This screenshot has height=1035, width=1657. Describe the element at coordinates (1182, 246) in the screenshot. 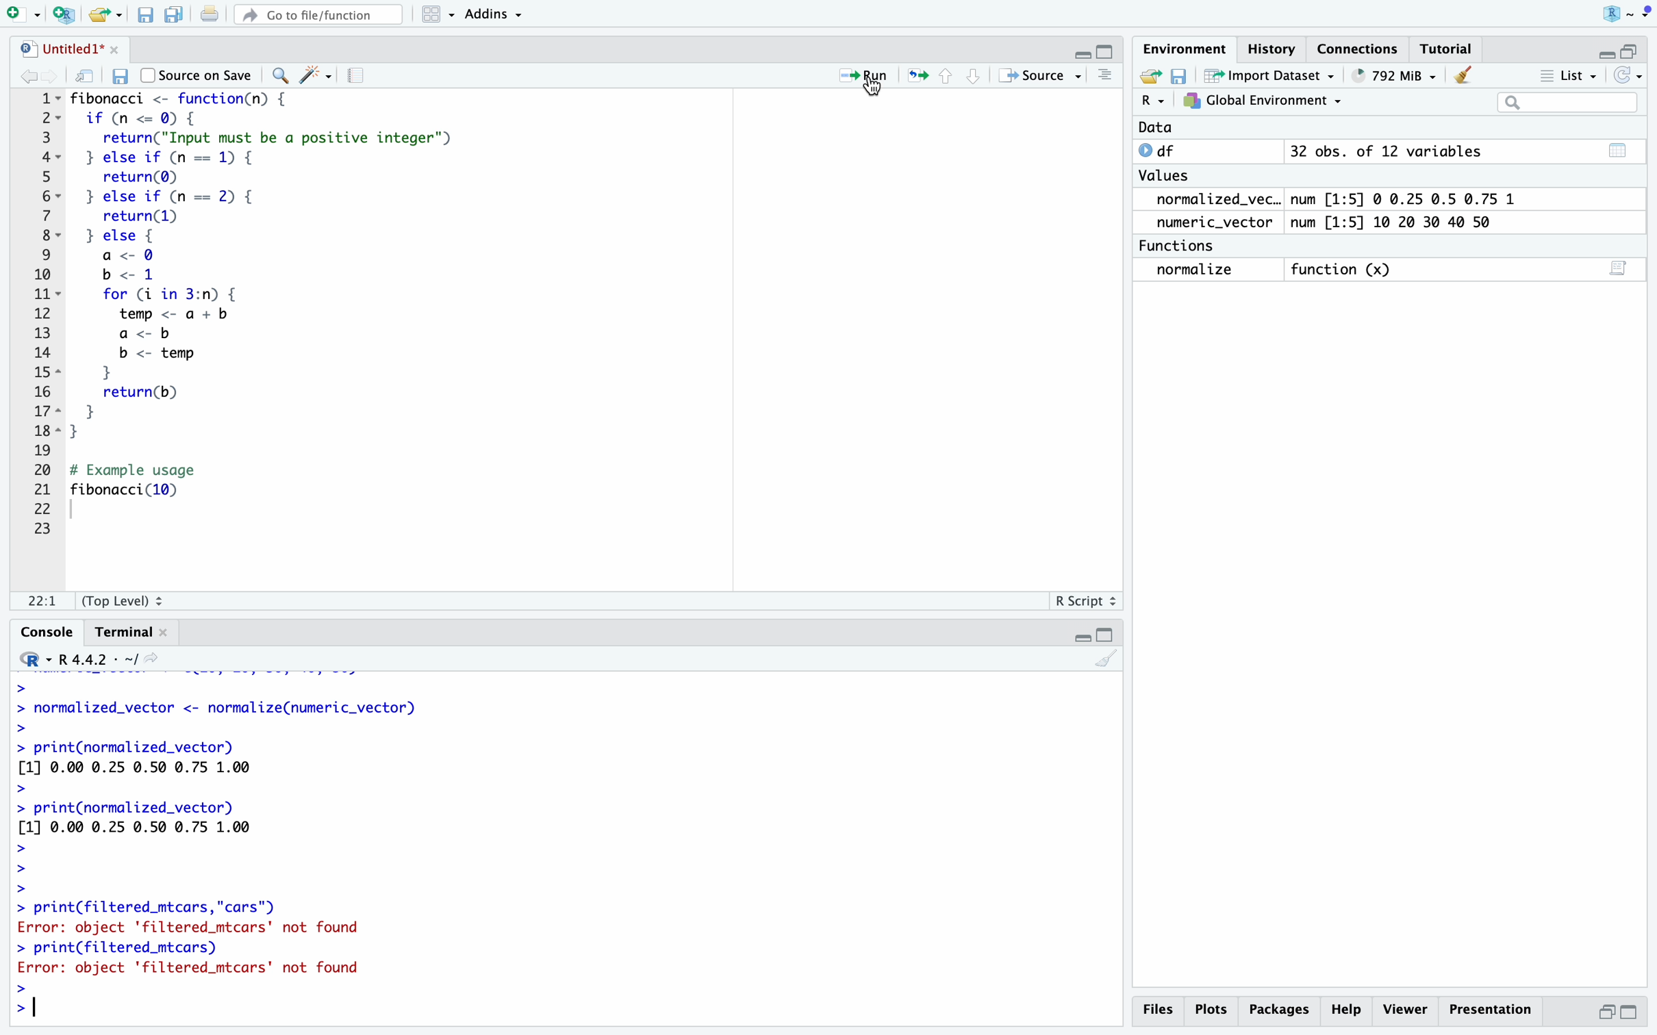

I see `functions` at that location.